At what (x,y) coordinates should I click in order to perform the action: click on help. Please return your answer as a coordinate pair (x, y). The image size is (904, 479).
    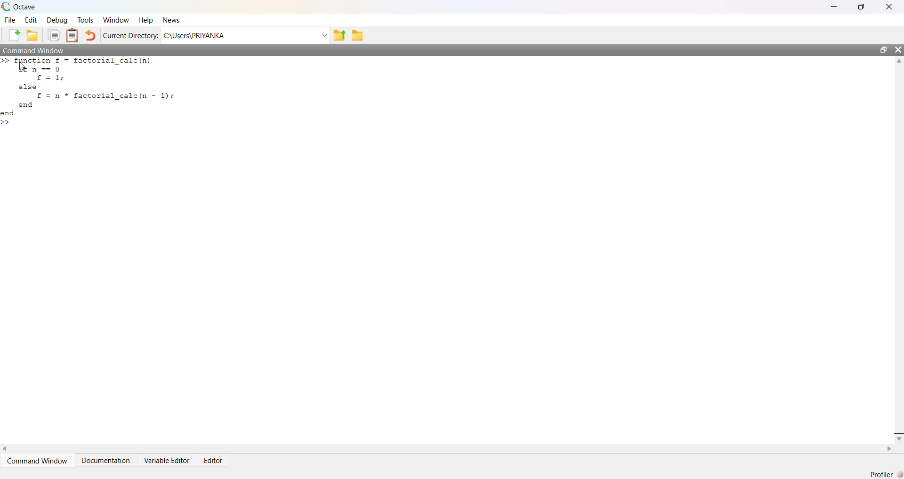
    Looking at the image, I should click on (147, 21).